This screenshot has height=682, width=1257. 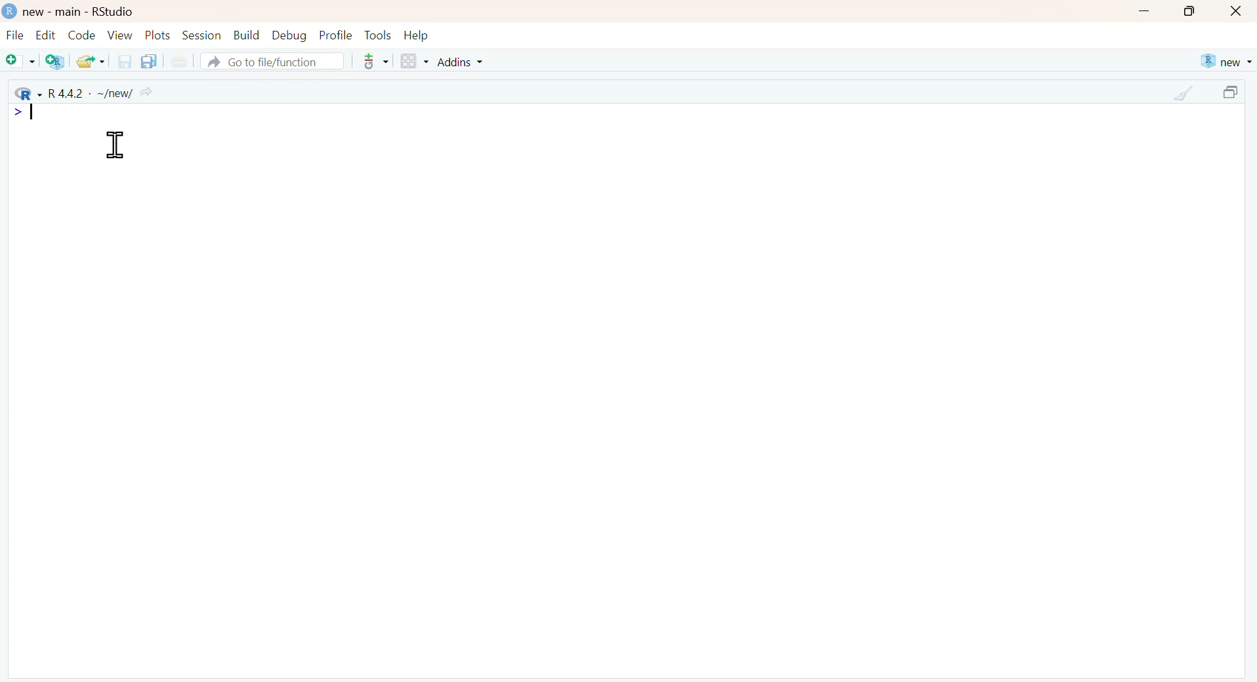 What do you see at coordinates (115, 144) in the screenshot?
I see `cursor` at bounding box center [115, 144].